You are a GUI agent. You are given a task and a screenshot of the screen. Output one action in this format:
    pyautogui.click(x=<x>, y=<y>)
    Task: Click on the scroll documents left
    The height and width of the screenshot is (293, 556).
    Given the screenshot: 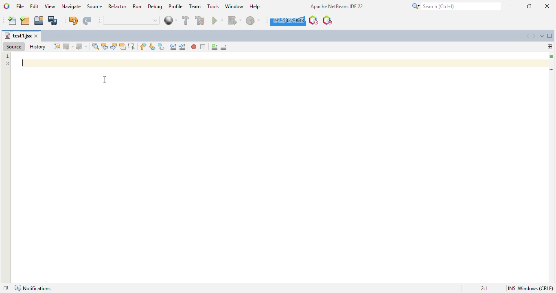 What is the action you would take?
    pyautogui.click(x=528, y=36)
    